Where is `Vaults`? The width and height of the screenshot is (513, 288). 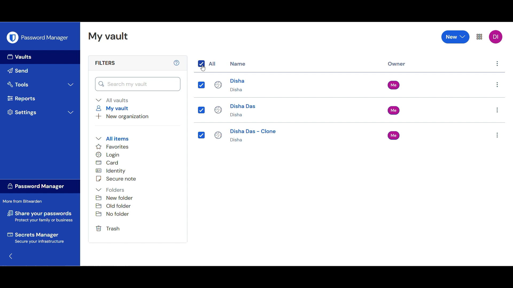
Vaults is located at coordinates (40, 57).